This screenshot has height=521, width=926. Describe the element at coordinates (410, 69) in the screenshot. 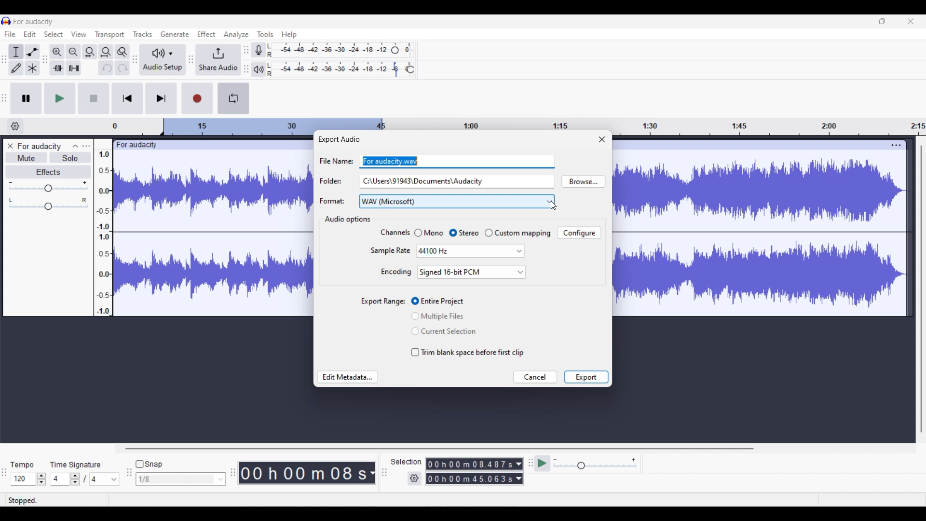

I see `Header to change playback speed` at that location.